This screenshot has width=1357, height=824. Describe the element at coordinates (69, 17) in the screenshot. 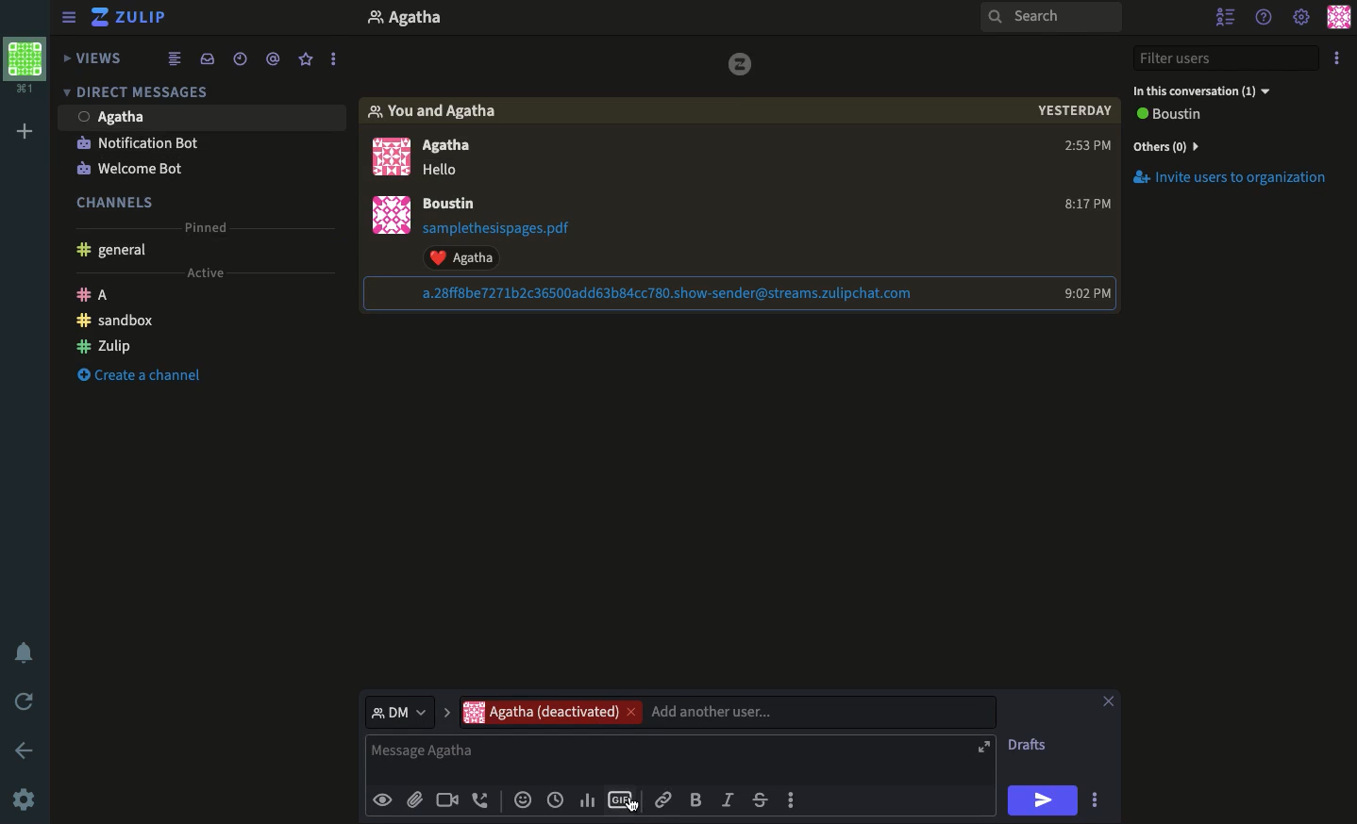

I see `Hide menu` at that location.